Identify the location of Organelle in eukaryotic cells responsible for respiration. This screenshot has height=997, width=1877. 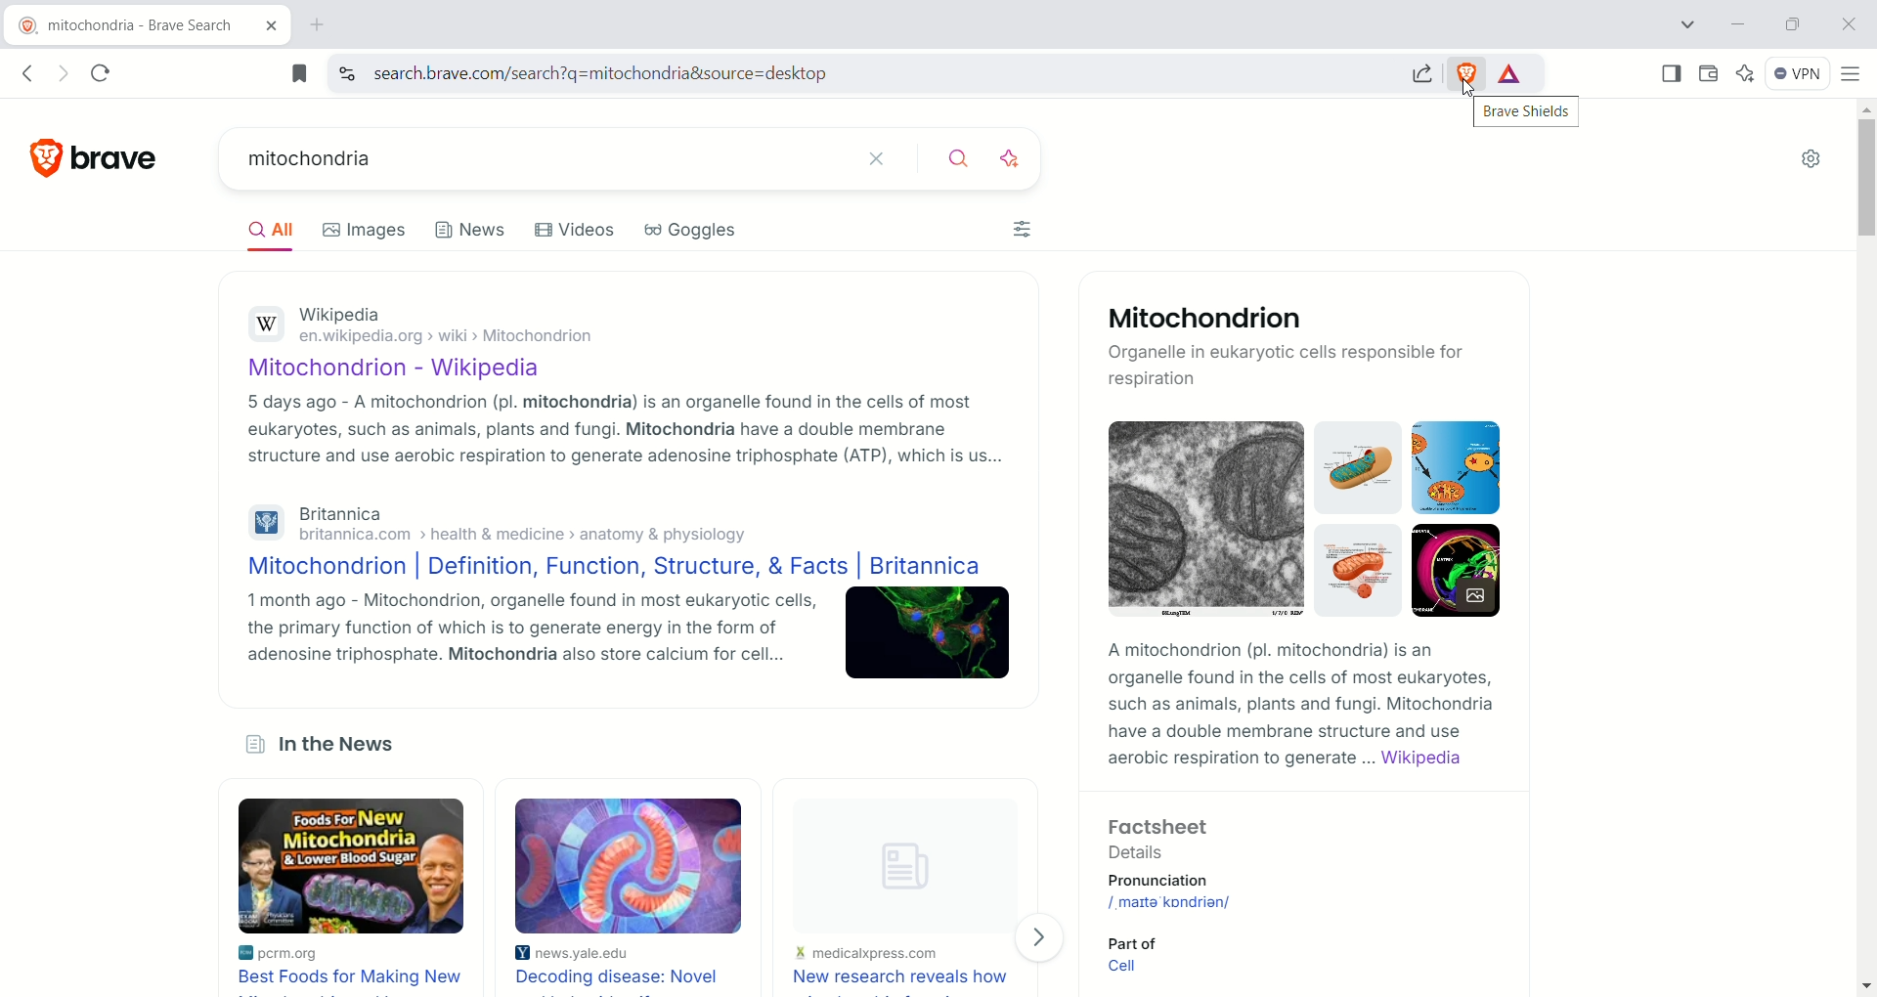
(1288, 367).